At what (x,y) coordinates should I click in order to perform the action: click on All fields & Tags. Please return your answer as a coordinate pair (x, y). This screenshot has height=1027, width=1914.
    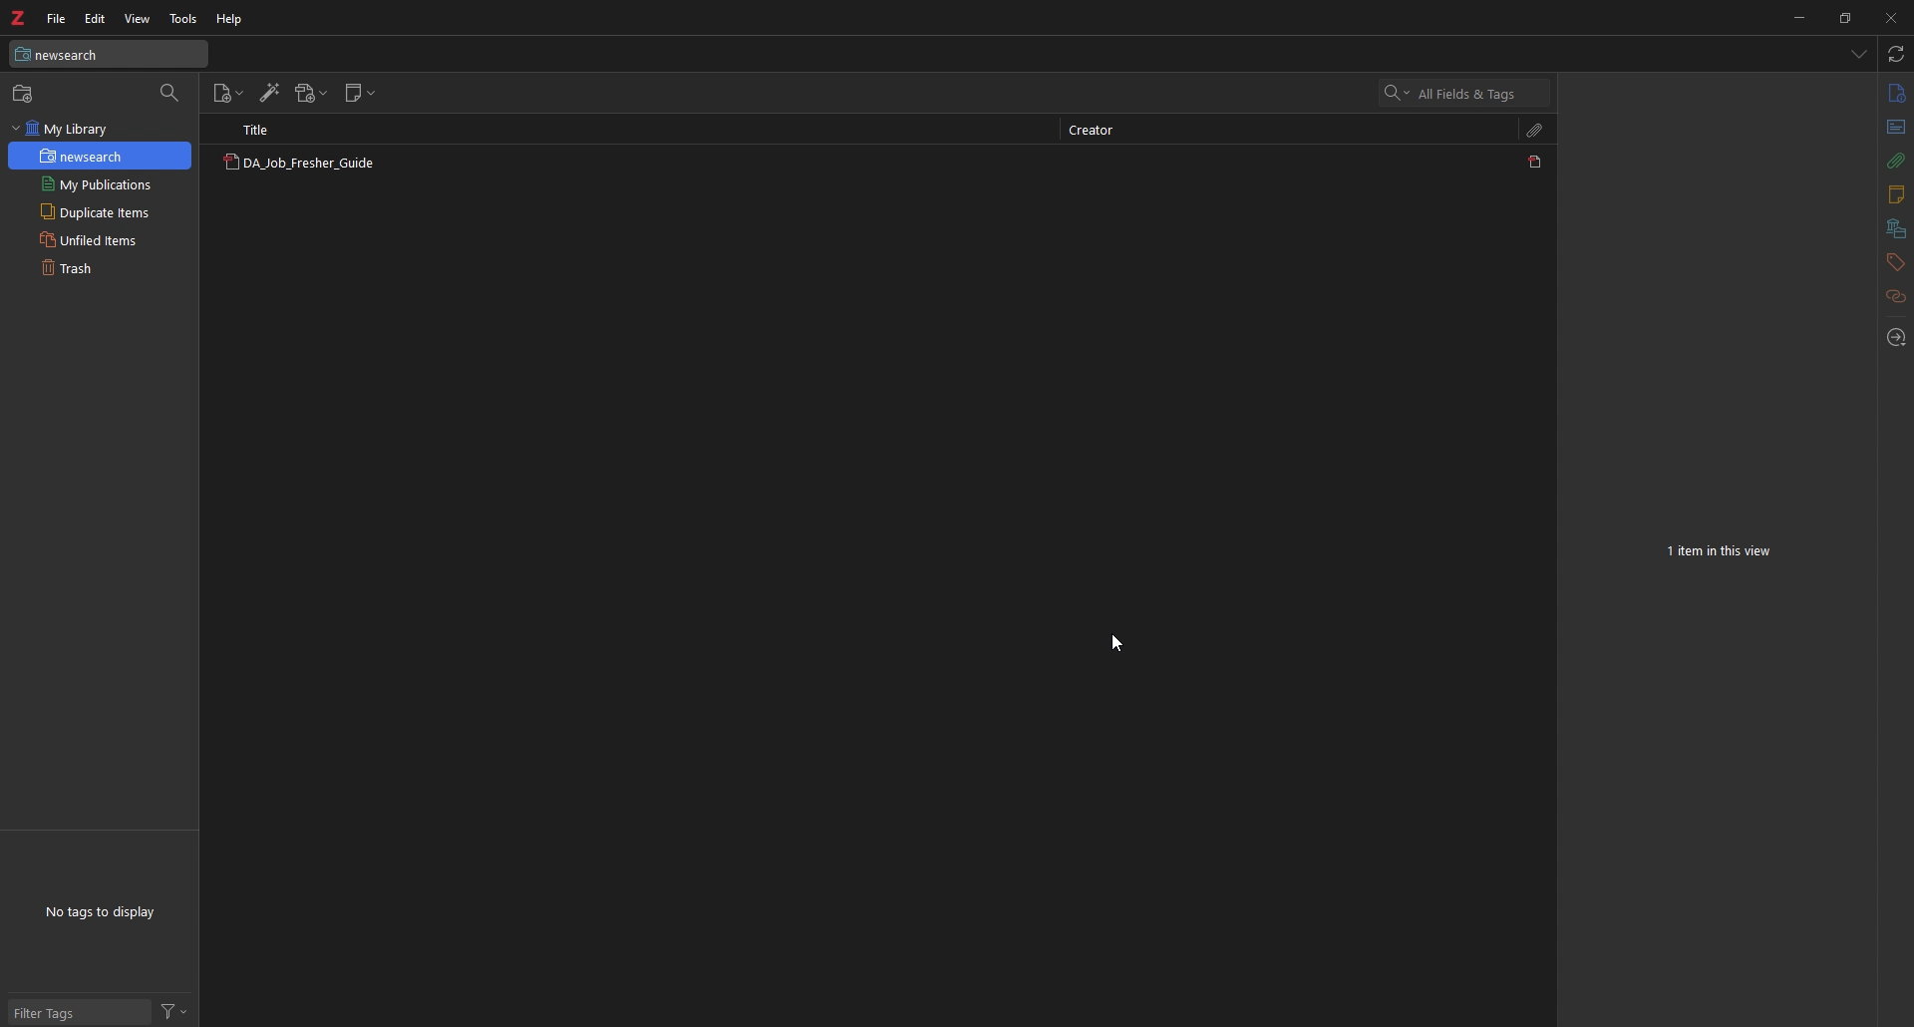
    Looking at the image, I should click on (1466, 93).